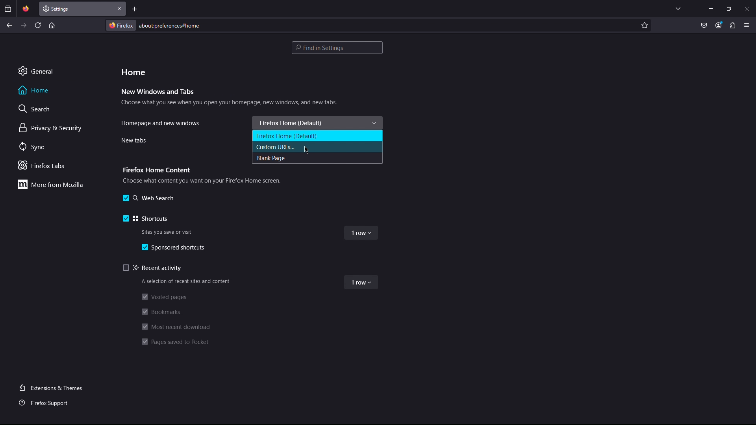 This screenshot has height=425, width=756. Describe the element at coordinates (337, 48) in the screenshot. I see `Search bar` at that location.